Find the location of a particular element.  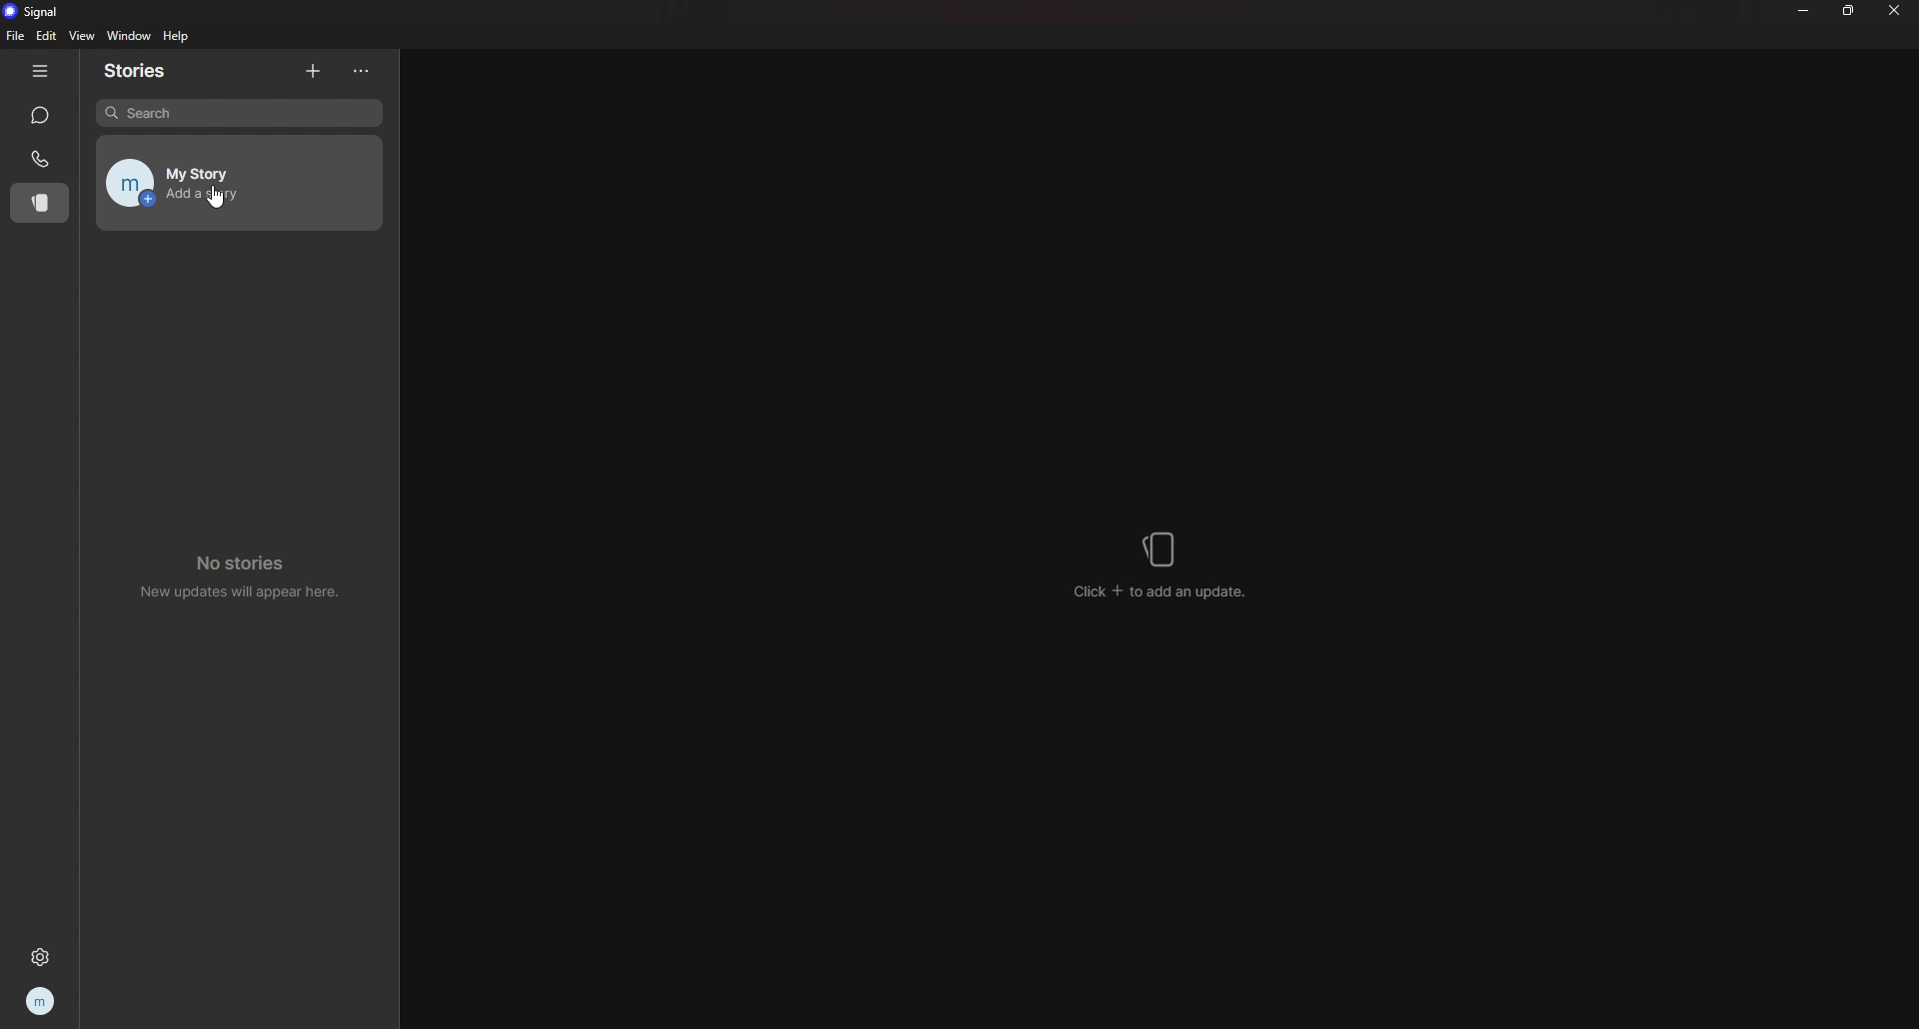

search is located at coordinates (241, 113).